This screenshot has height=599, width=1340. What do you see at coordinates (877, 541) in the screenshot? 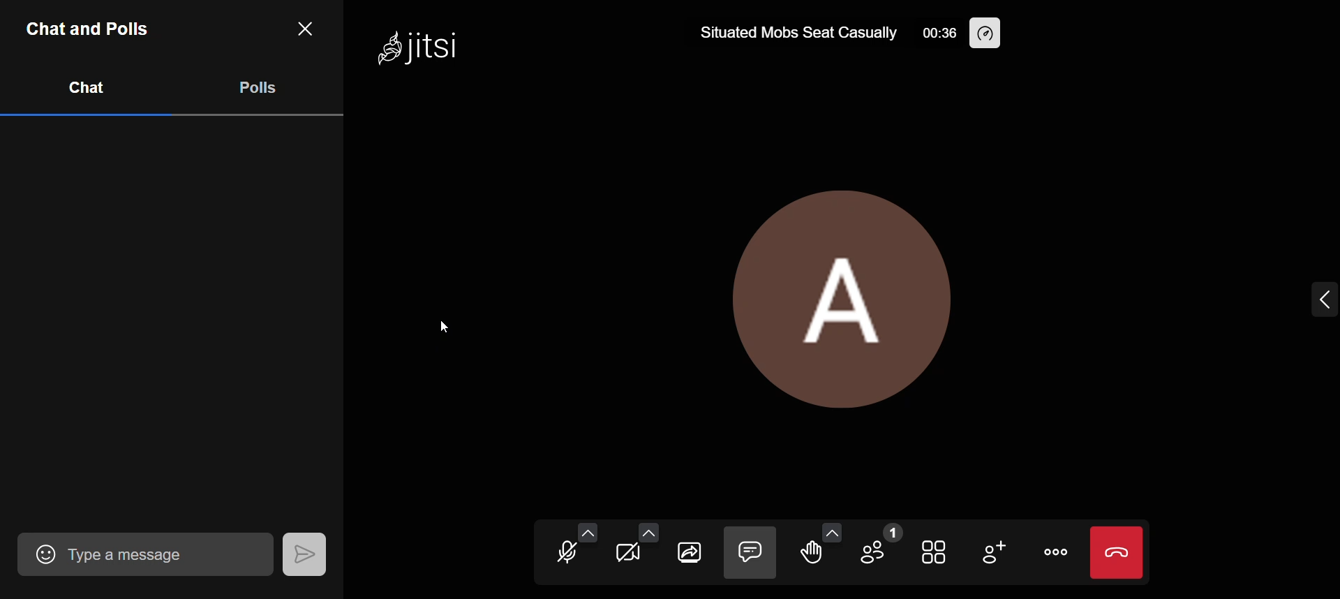
I see `participants` at bounding box center [877, 541].